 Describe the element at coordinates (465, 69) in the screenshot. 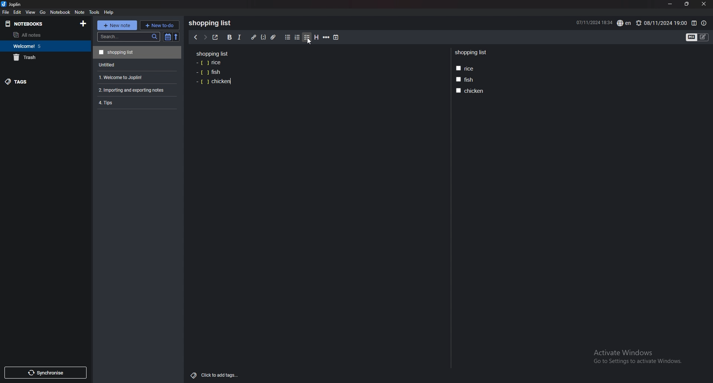

I see `rice` at that location.